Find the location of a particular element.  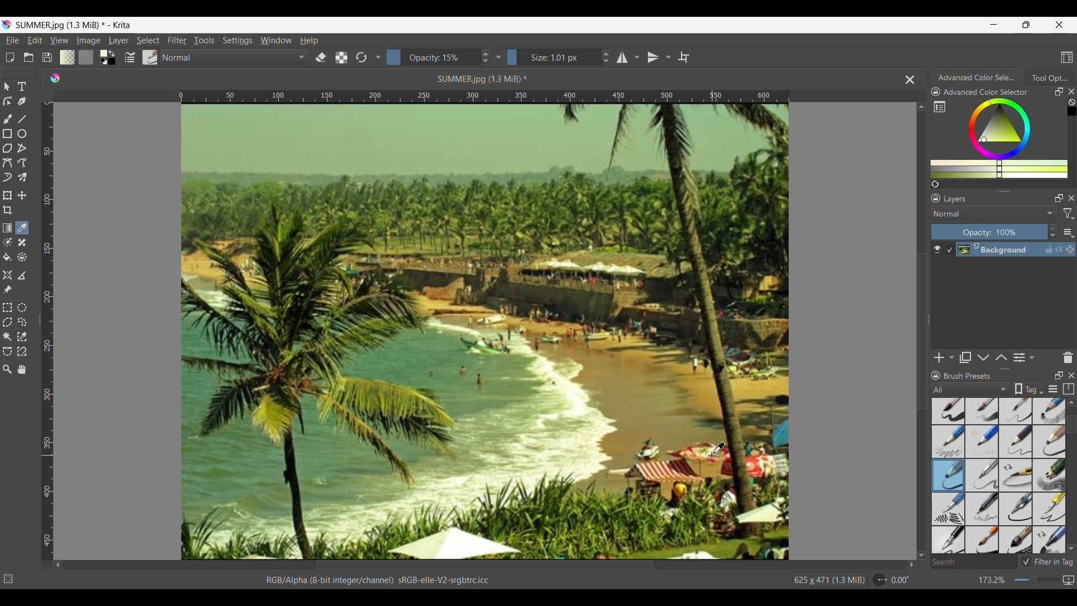

Current mapping is located at coordinates (1069, 580).